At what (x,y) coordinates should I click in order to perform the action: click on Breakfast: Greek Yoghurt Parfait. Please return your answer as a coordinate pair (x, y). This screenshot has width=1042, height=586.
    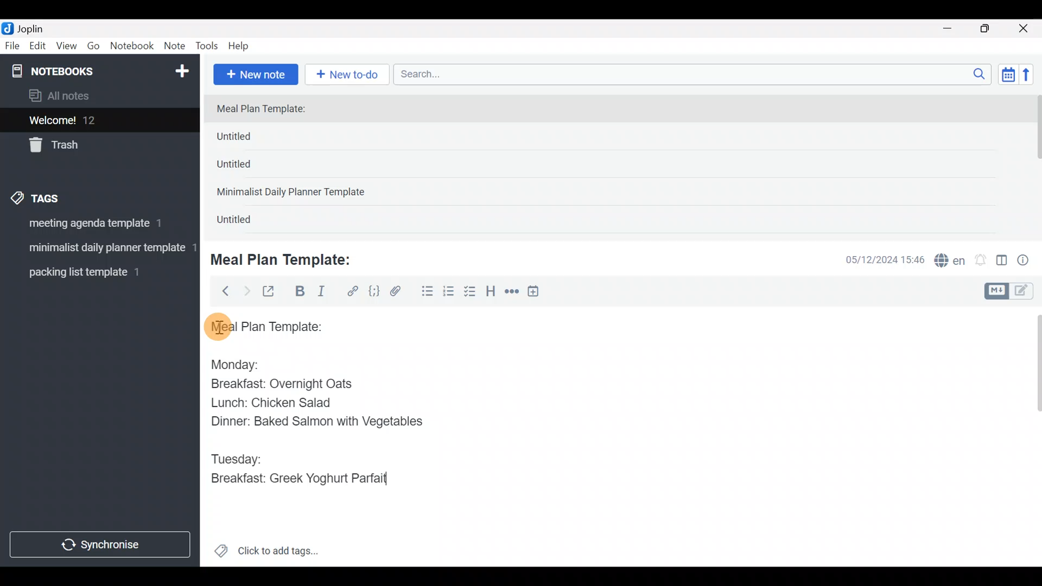
    Looking at the image, I should click on (301, 480).